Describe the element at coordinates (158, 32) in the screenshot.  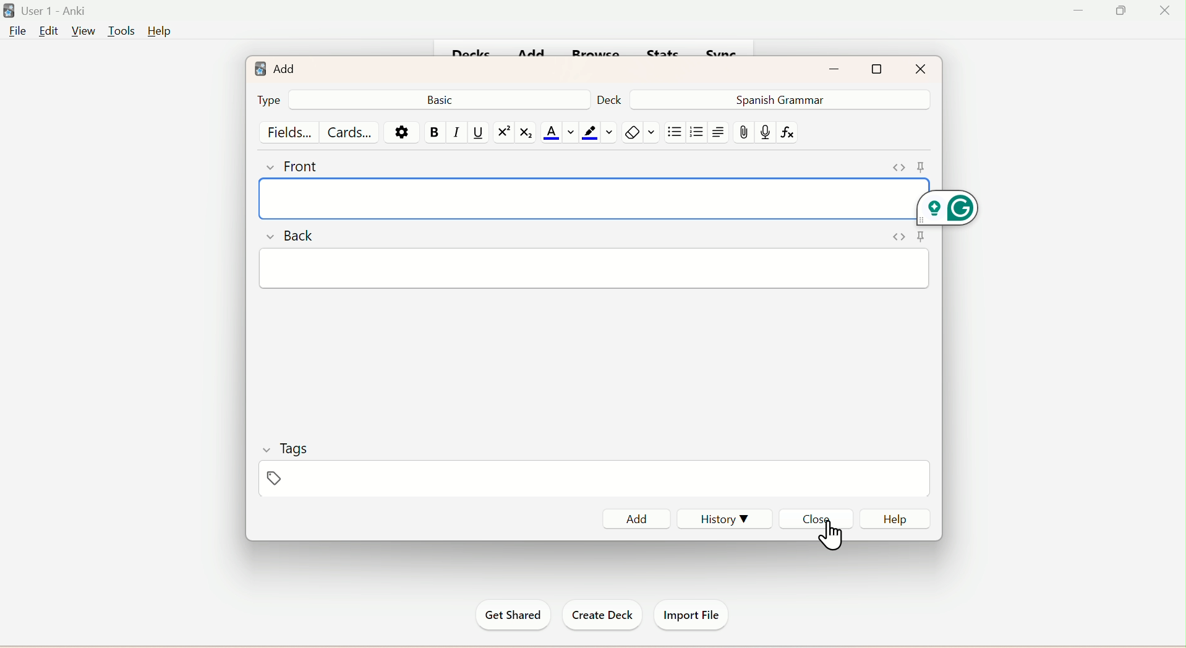
I see `Help` at that location.